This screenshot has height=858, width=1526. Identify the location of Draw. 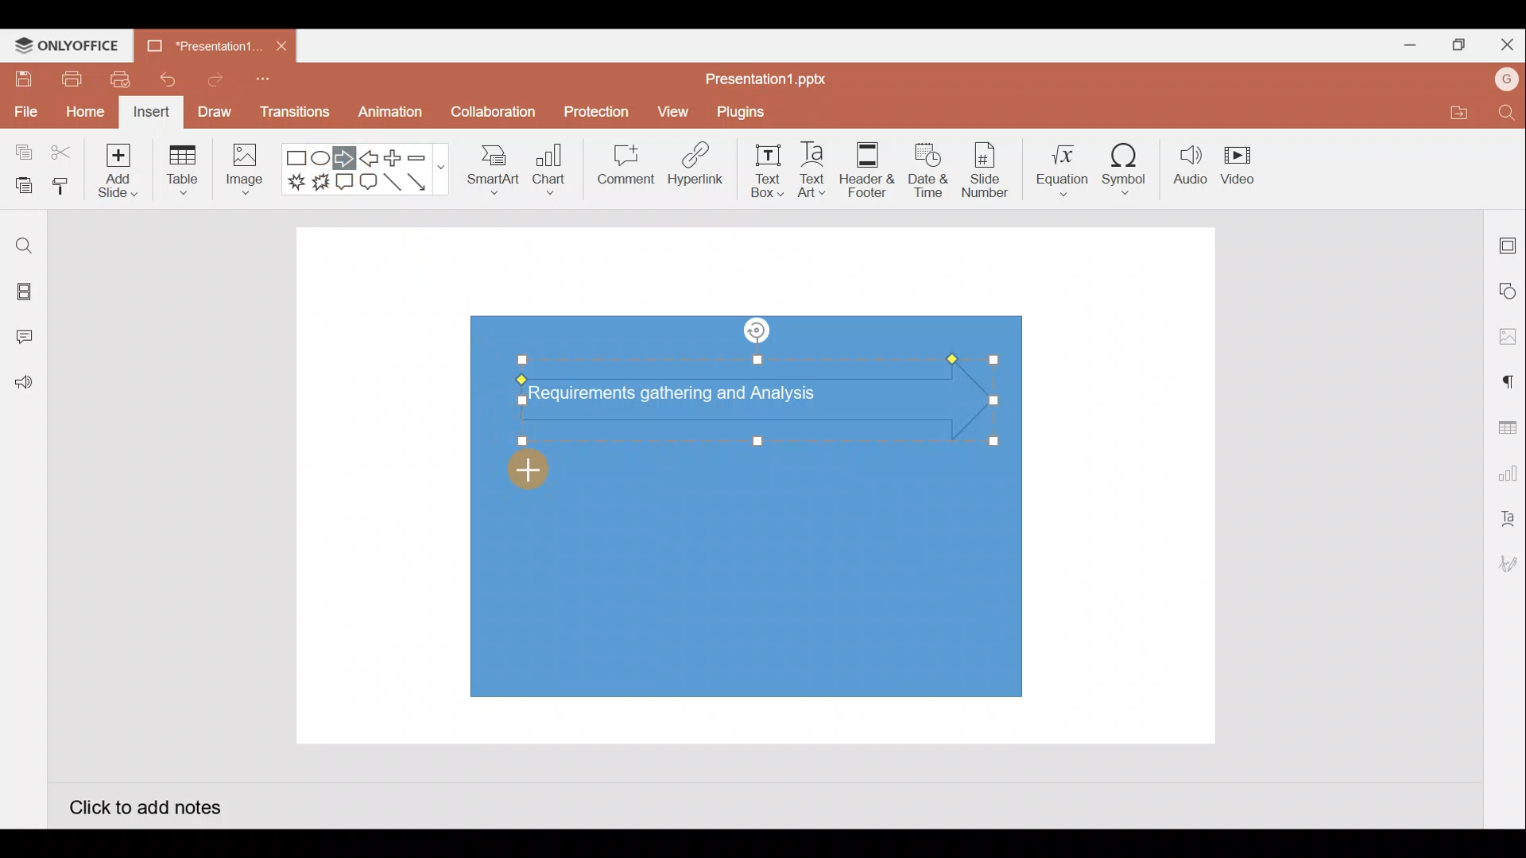
(214, 111).